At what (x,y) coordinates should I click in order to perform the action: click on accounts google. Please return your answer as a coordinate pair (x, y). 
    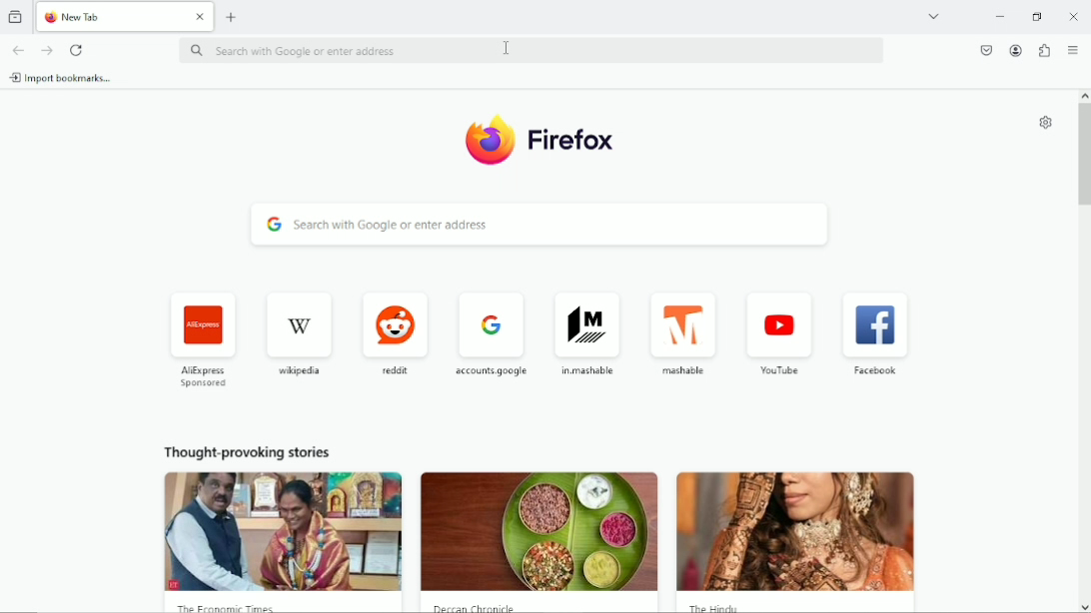
    Looking at the image, I should click on (493, 332).